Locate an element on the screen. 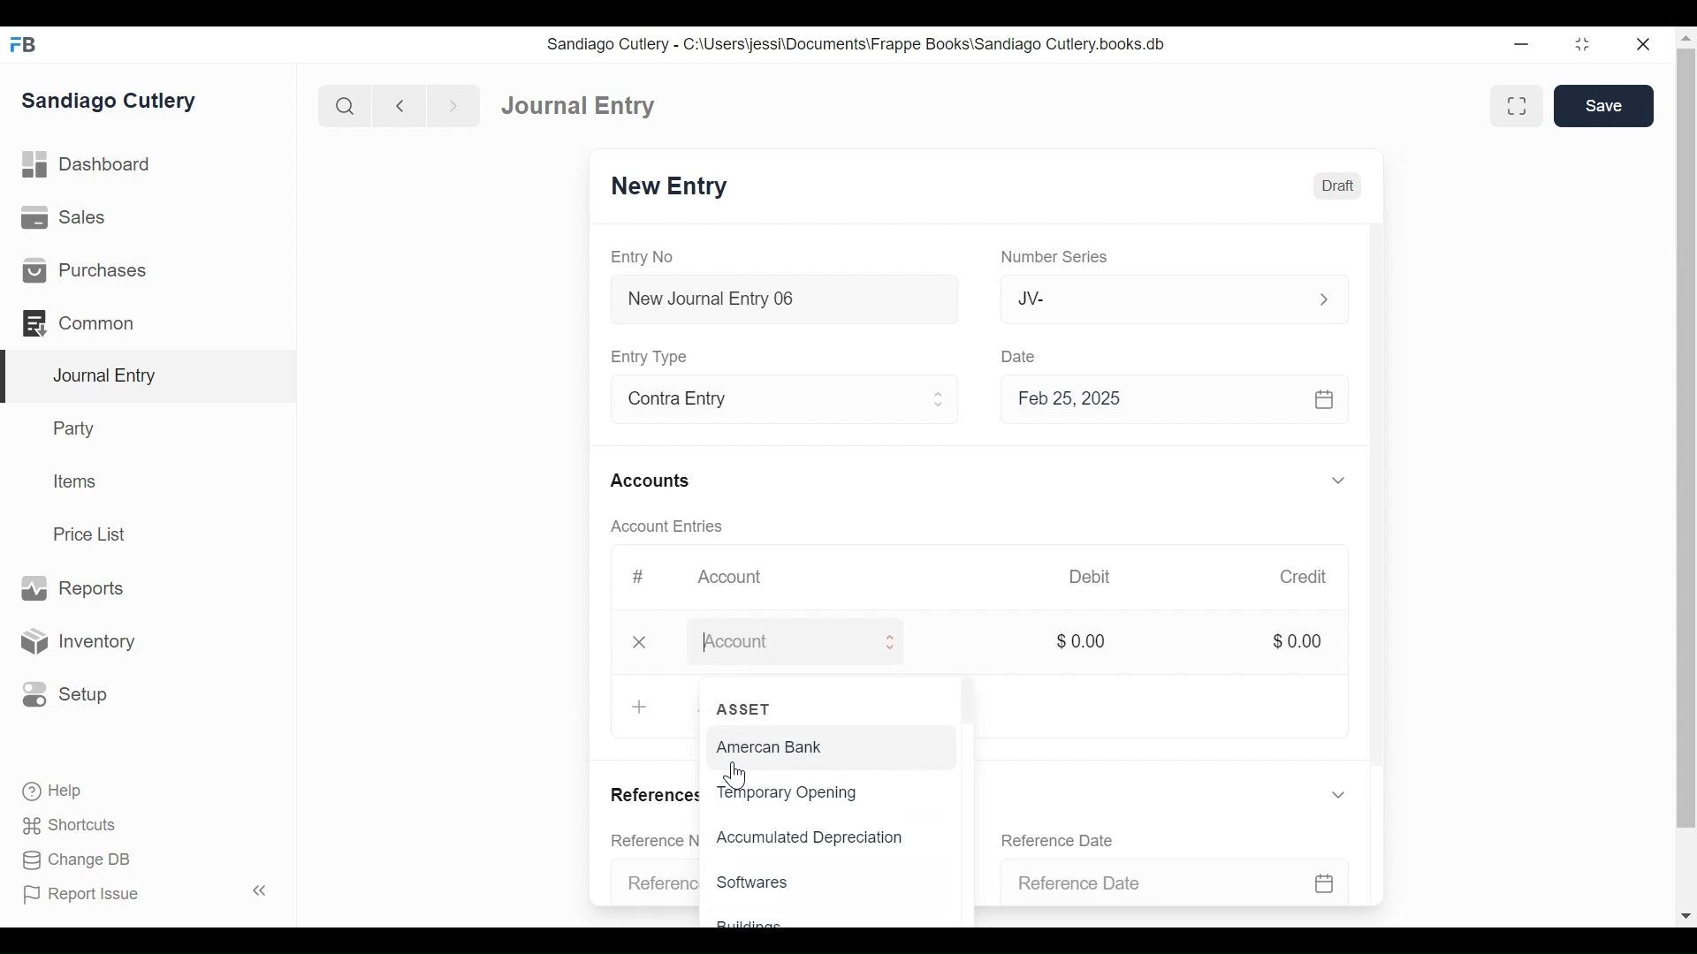 The width and height of the screenshot is (1697, 954). Cursor is located at coordinates (735, 774).